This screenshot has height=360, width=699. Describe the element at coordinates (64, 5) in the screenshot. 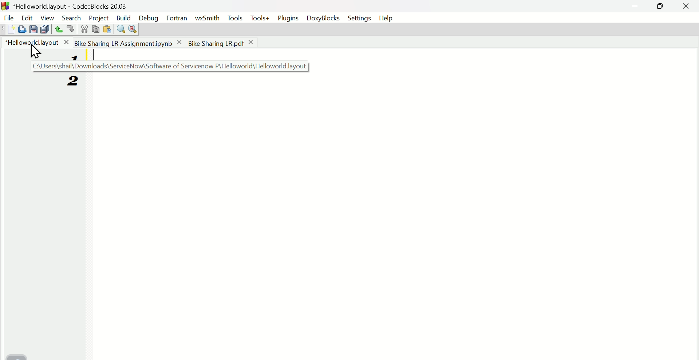

I see `*Helloworld.layout - Code:Blocks 20.03 logo` at that location.